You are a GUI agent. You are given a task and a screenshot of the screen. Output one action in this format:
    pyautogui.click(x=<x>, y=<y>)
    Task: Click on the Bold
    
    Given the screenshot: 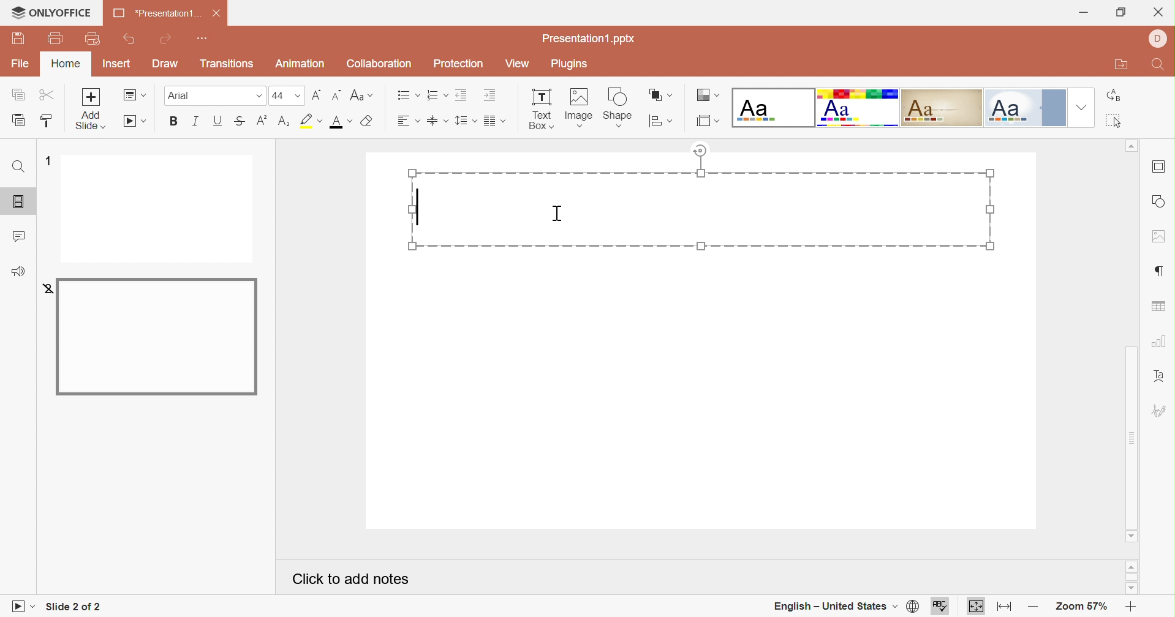 What is the action you would take?
    pyautogui.click(x=176, y=122)
    